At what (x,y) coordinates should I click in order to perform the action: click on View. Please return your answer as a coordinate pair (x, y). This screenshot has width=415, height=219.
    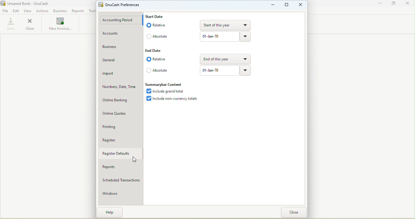
    Looking at the image, I should click on (28, 11).